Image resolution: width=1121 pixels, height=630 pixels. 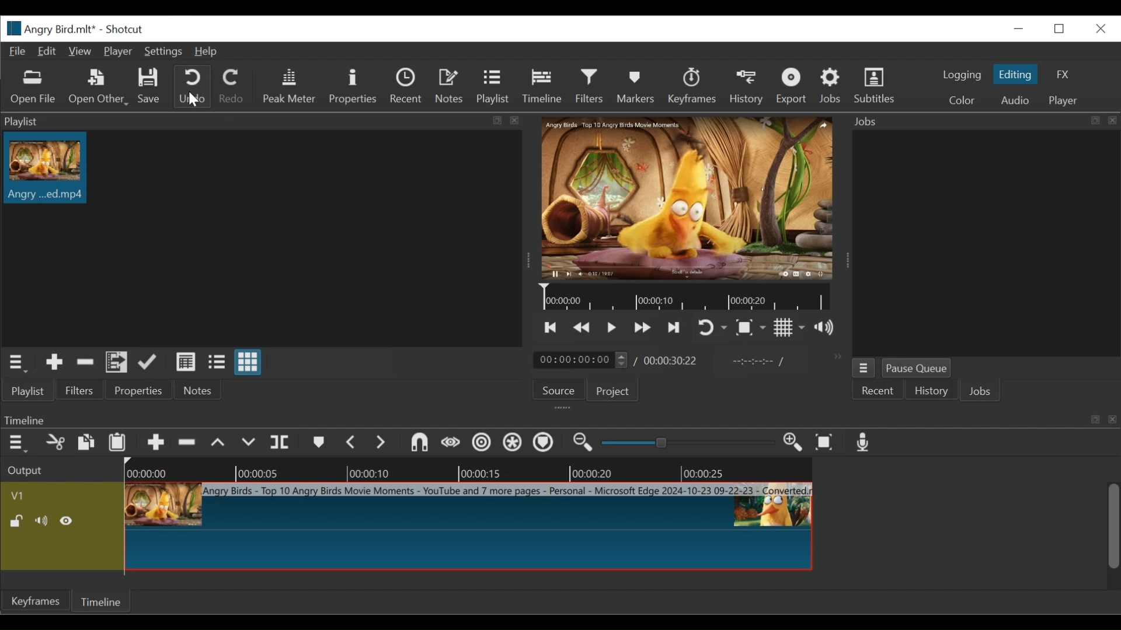 I want to click on Undo, so click(x=192, y=86).